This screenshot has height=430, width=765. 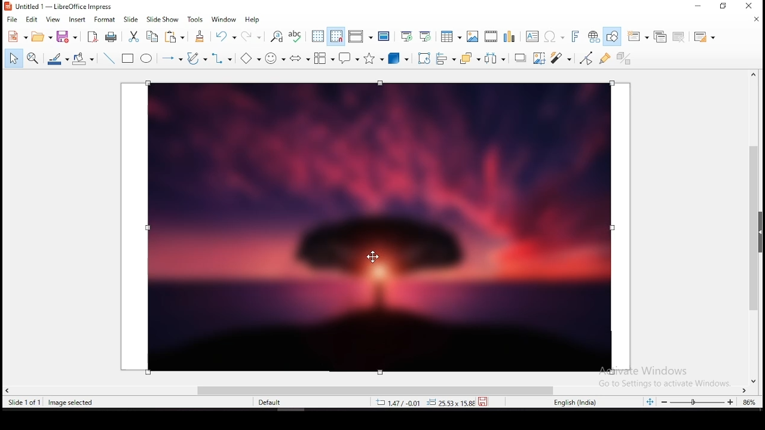 What do you see at coordinates (41, 37) in the screenshot?
I see `open` at bounding box center [41, 37].